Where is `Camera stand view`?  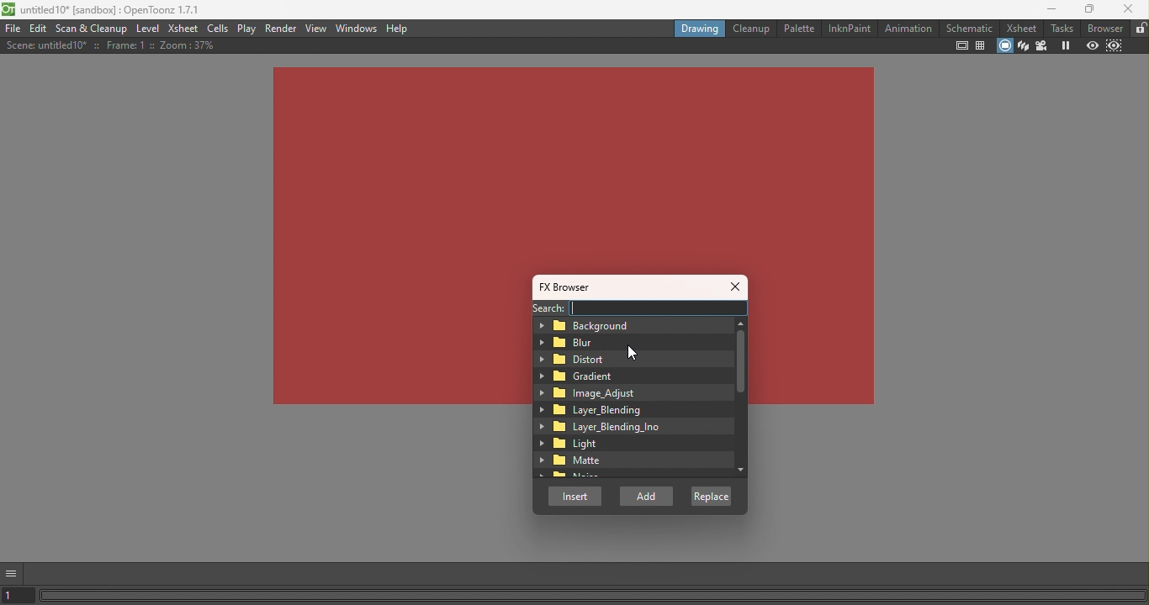
Camera stand view is located at coordinates (1003, 47).